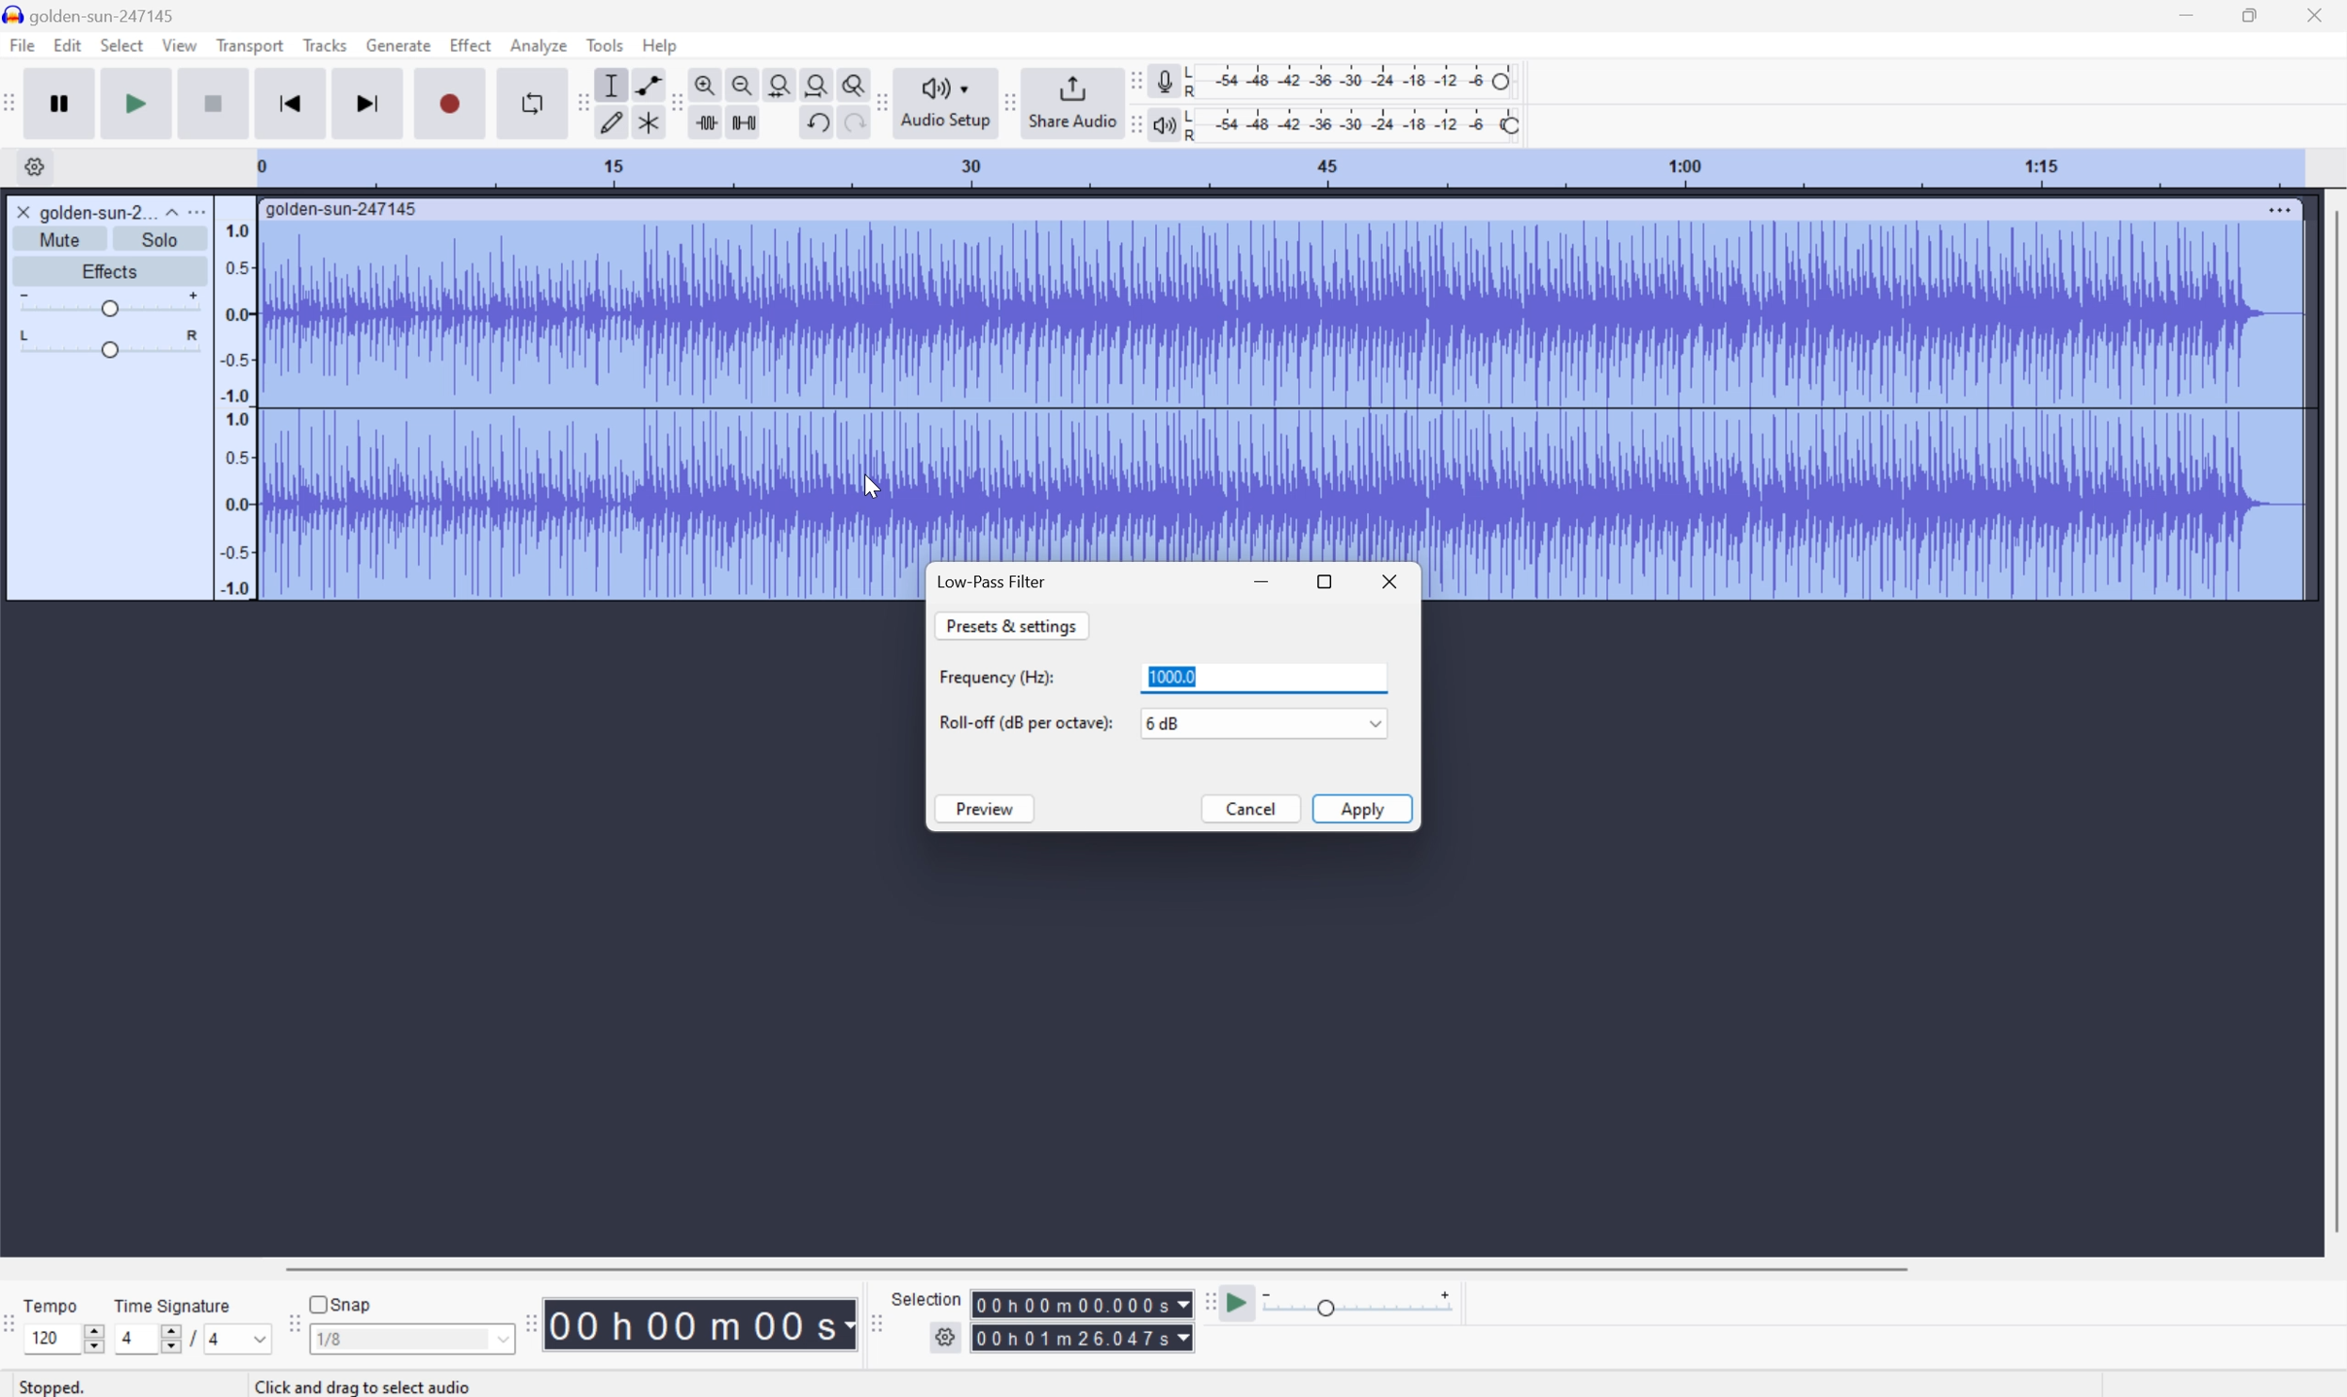 The width and height of the screenshot is (2347, 1397). Describe the element at coordinates (1082, 1304) in the screenshot. I see `` at that location.